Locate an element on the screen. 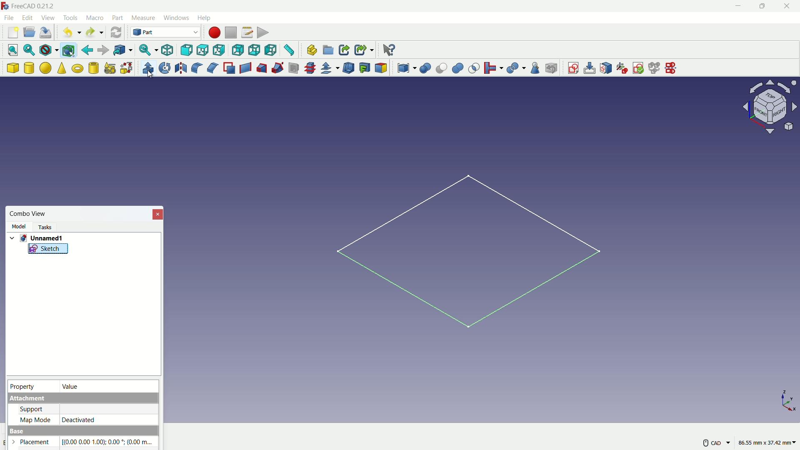 Image resolution: width=800 pixels, height=450 pixels. loft is located at coordinates (262, 68).